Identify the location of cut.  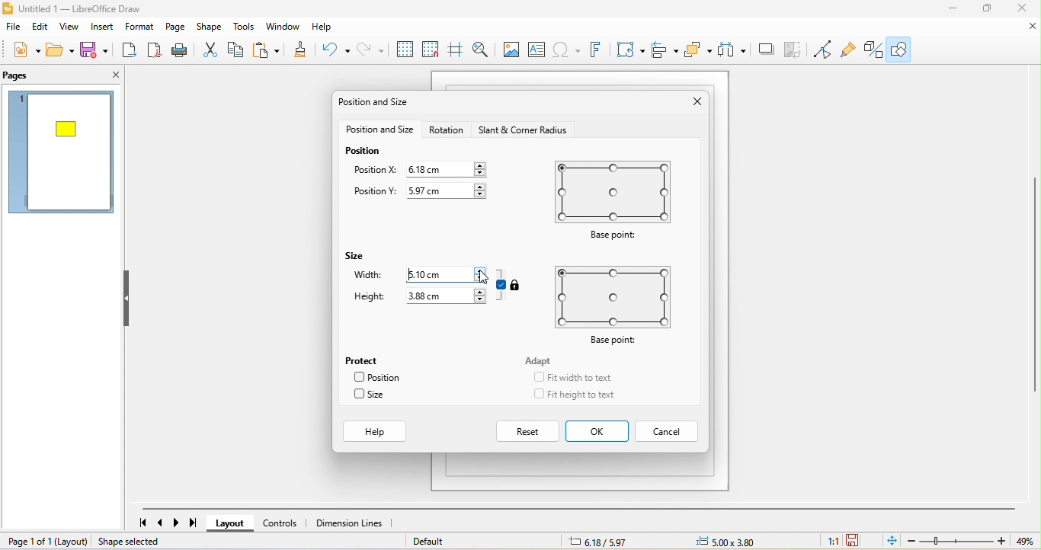
(210, 50).